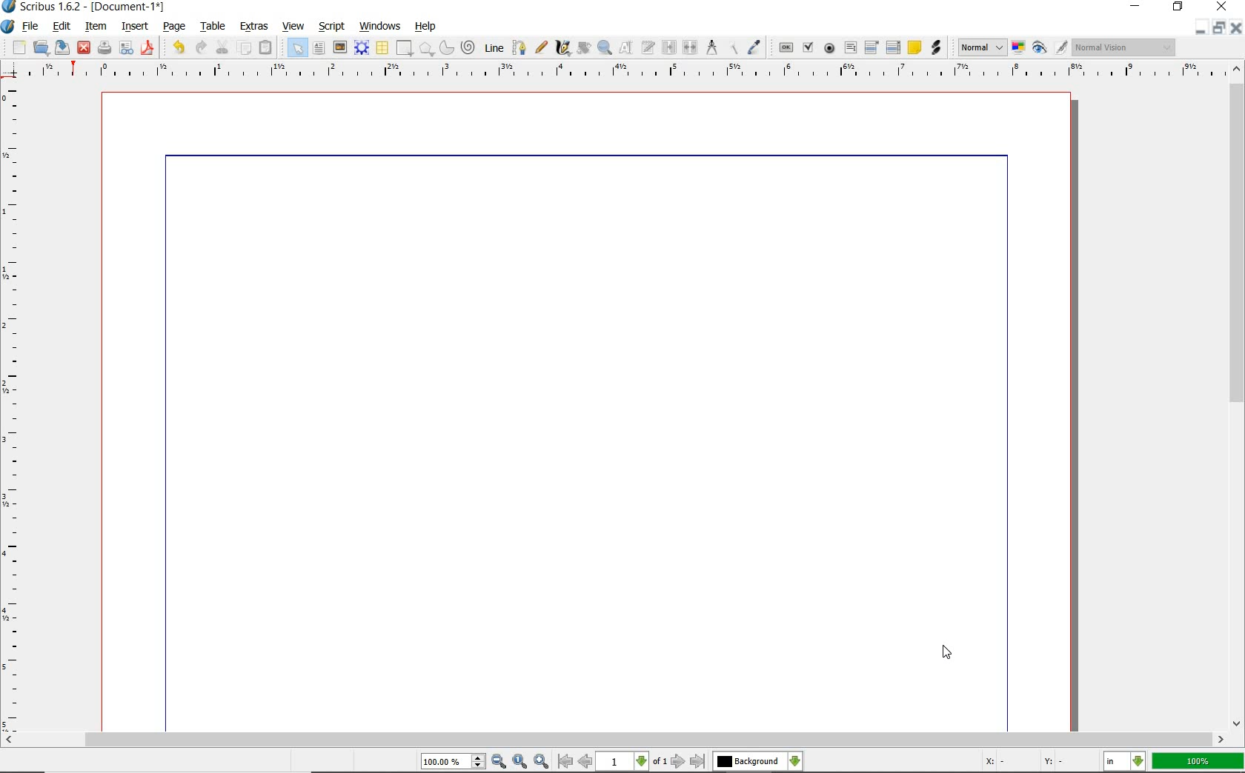 This screenshot has height=773, width=1245. Describe the element at coordinates (914, 49) in the screenshot. I see `text annotation` at that location.